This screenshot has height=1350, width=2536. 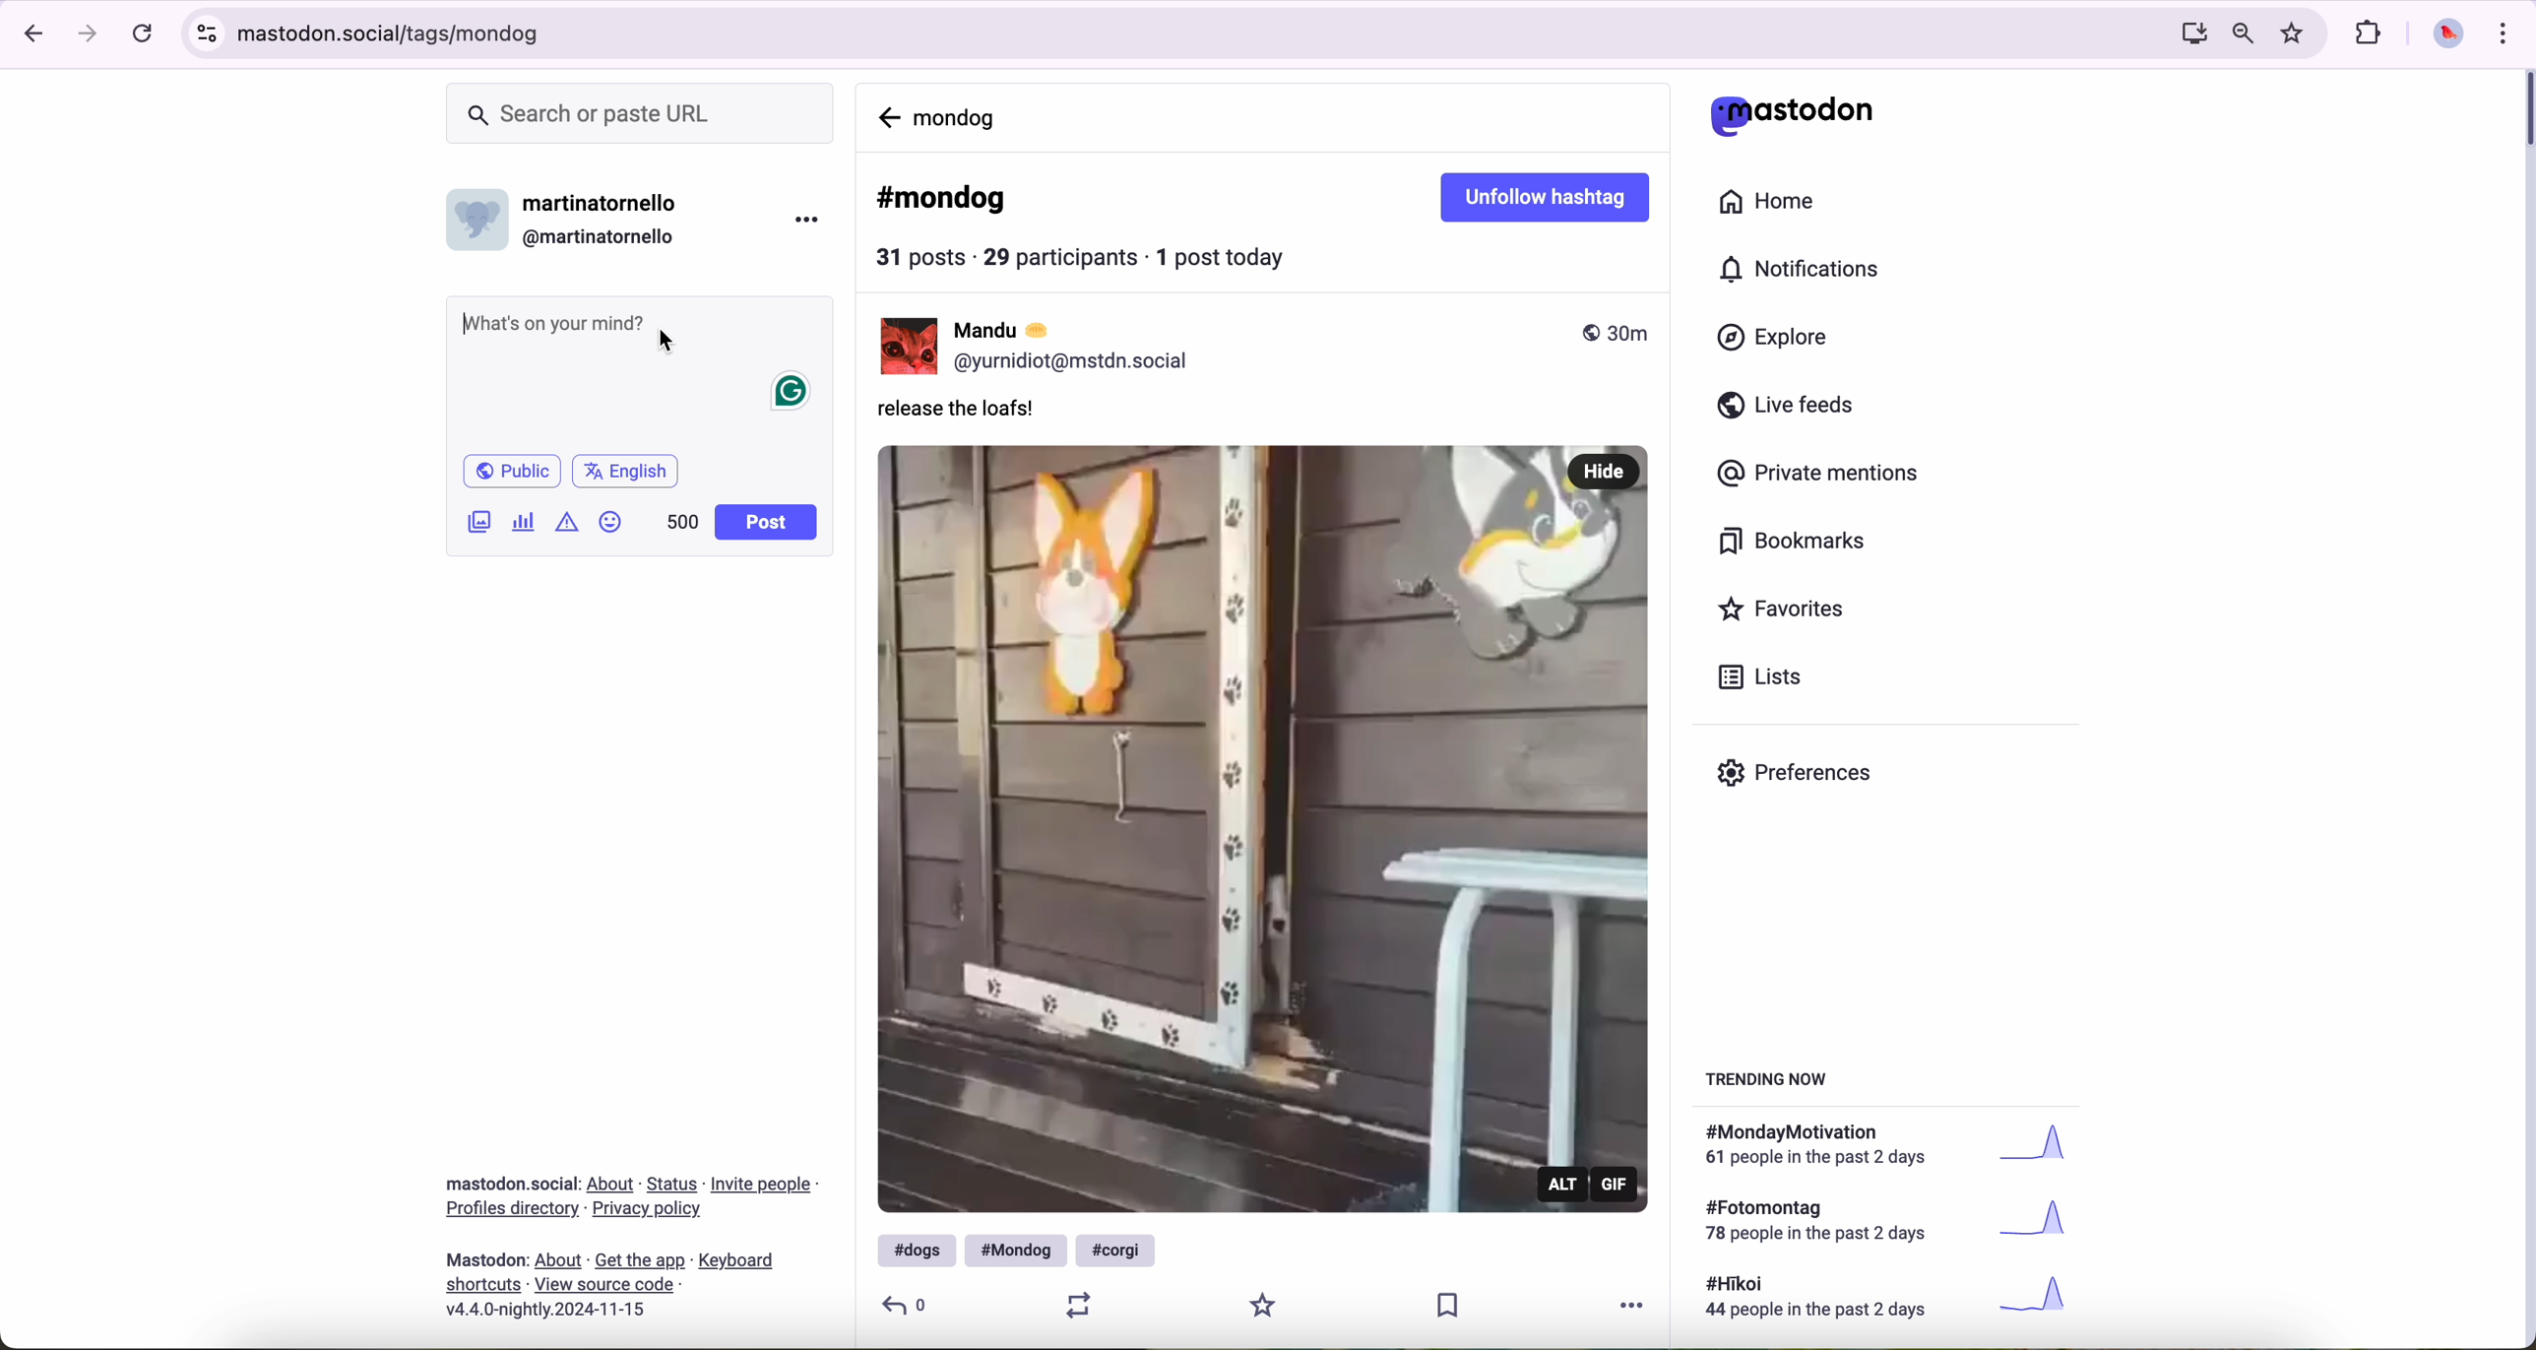 I want to click on profile, so click(x=1078, y=362).